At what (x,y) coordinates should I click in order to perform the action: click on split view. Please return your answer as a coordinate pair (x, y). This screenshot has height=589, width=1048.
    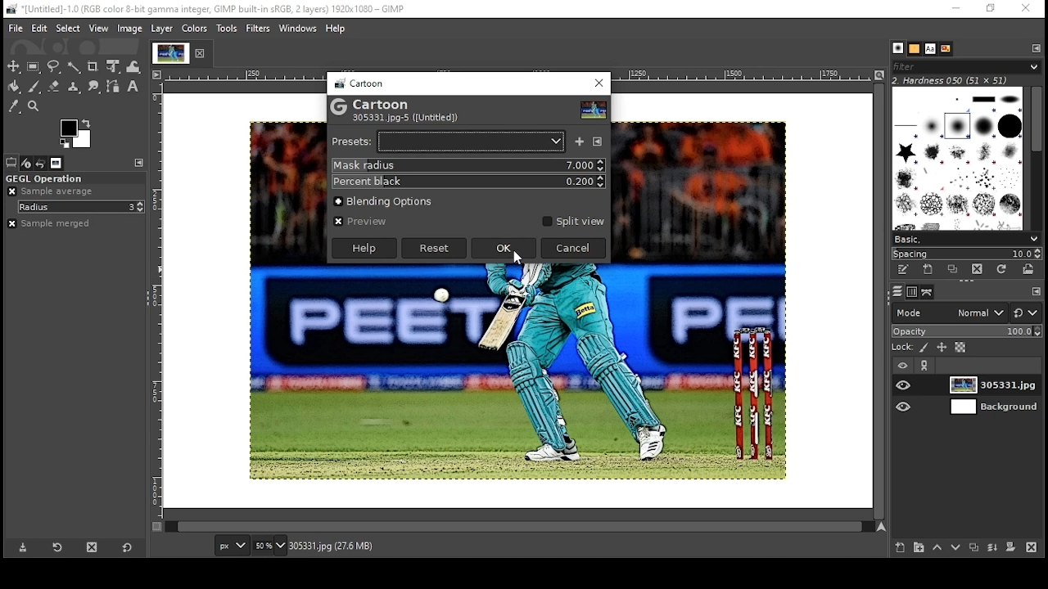
    Looking at the image, I should click on (573, 222).